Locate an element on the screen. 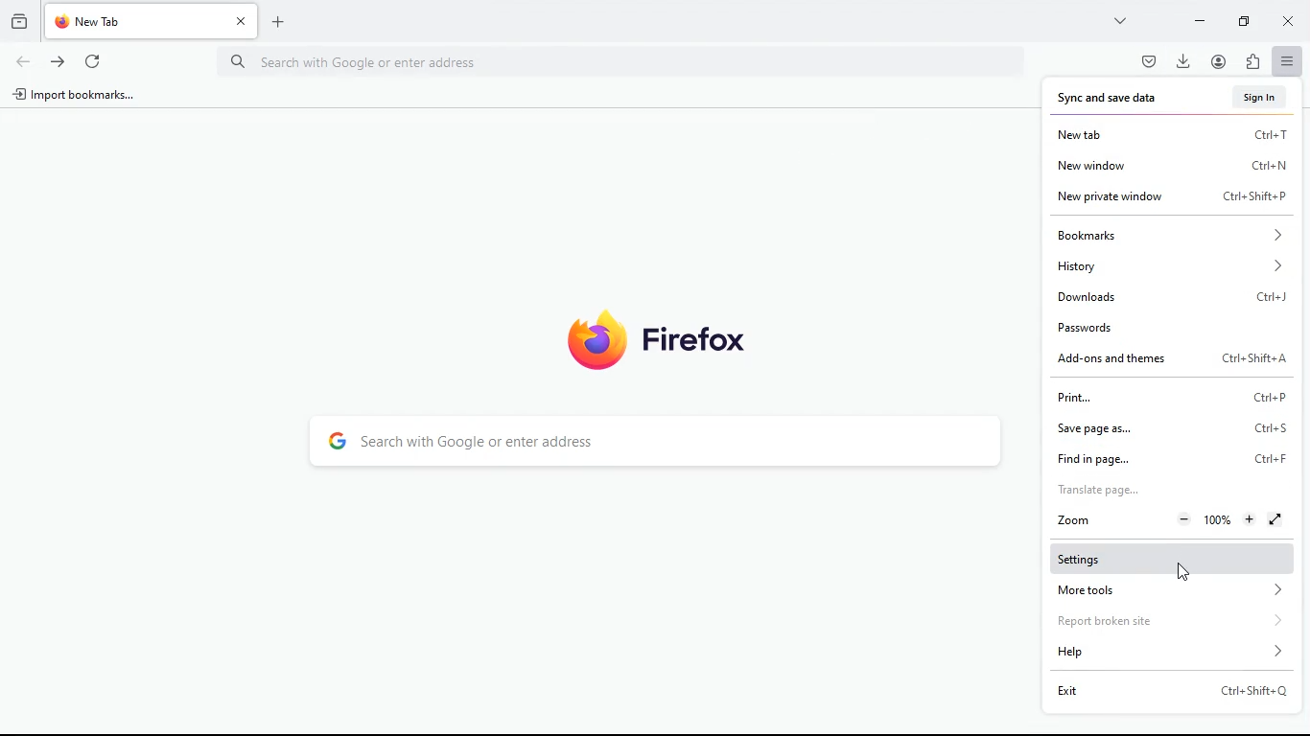 Image resolution: width=1310 pixels, height=736 pixels. translate page is located at coordinates (1141, 490).